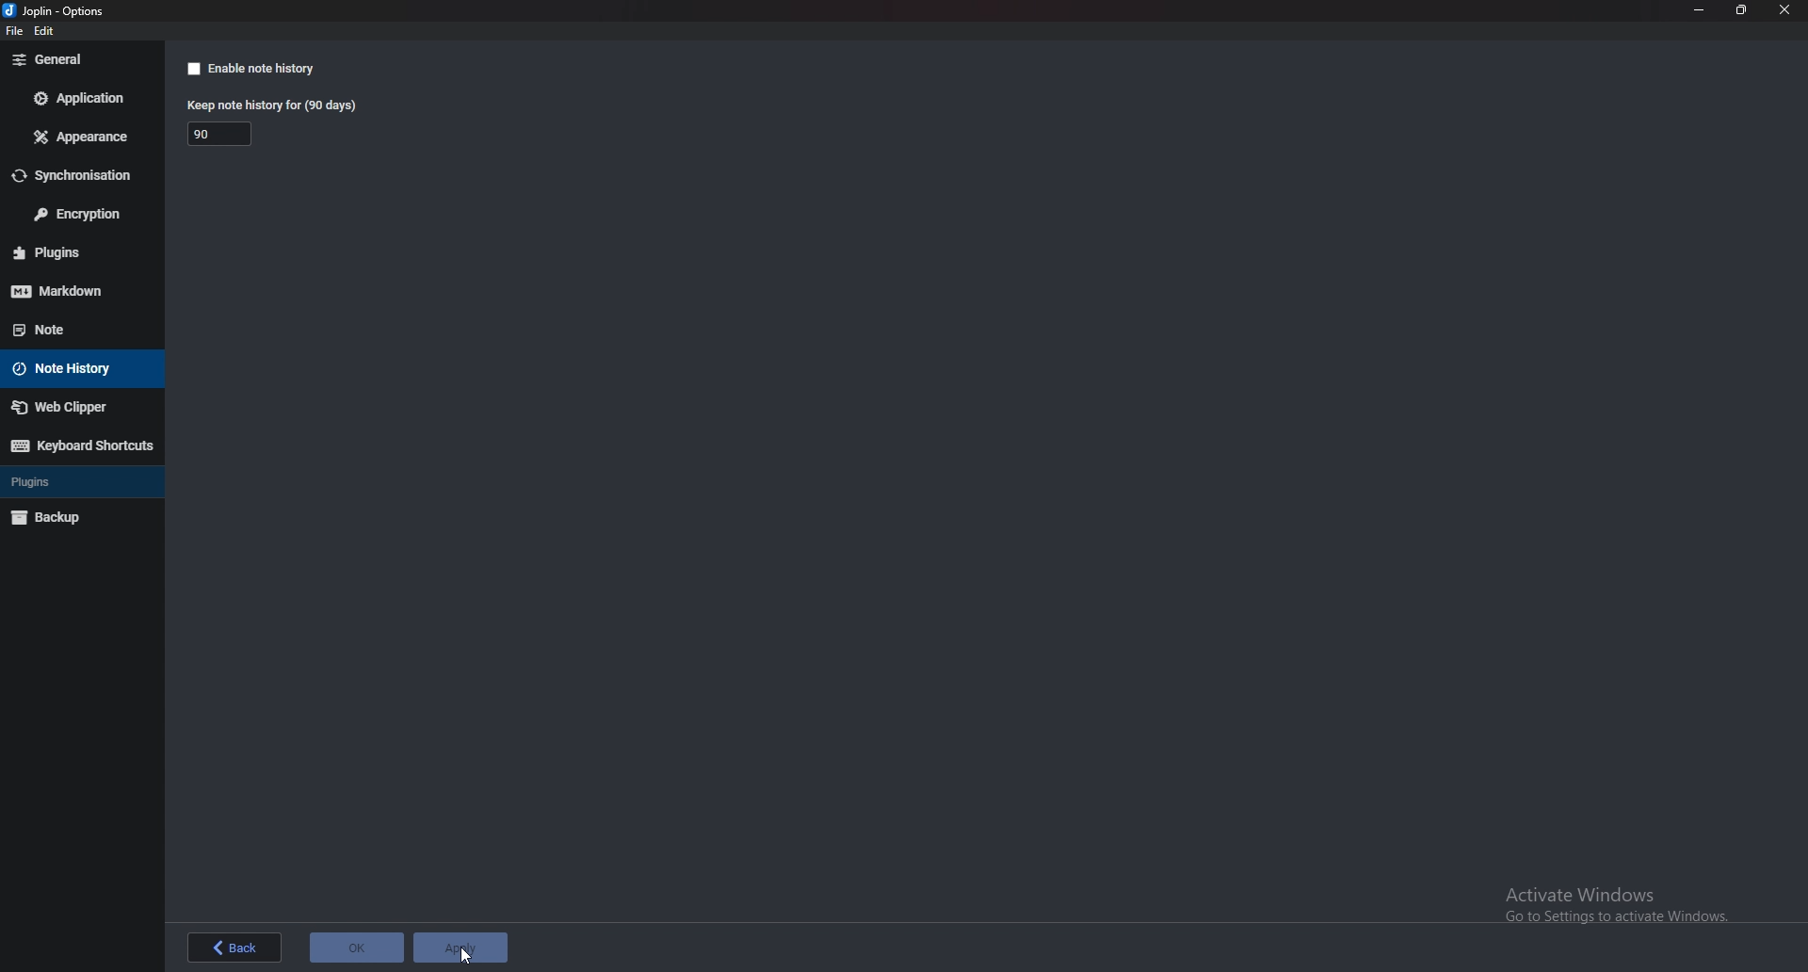 This screenshot has height=972, width=1808. Describe the element at coordinates (77, 251) in the screenshot. I see `Plugins` at that location.